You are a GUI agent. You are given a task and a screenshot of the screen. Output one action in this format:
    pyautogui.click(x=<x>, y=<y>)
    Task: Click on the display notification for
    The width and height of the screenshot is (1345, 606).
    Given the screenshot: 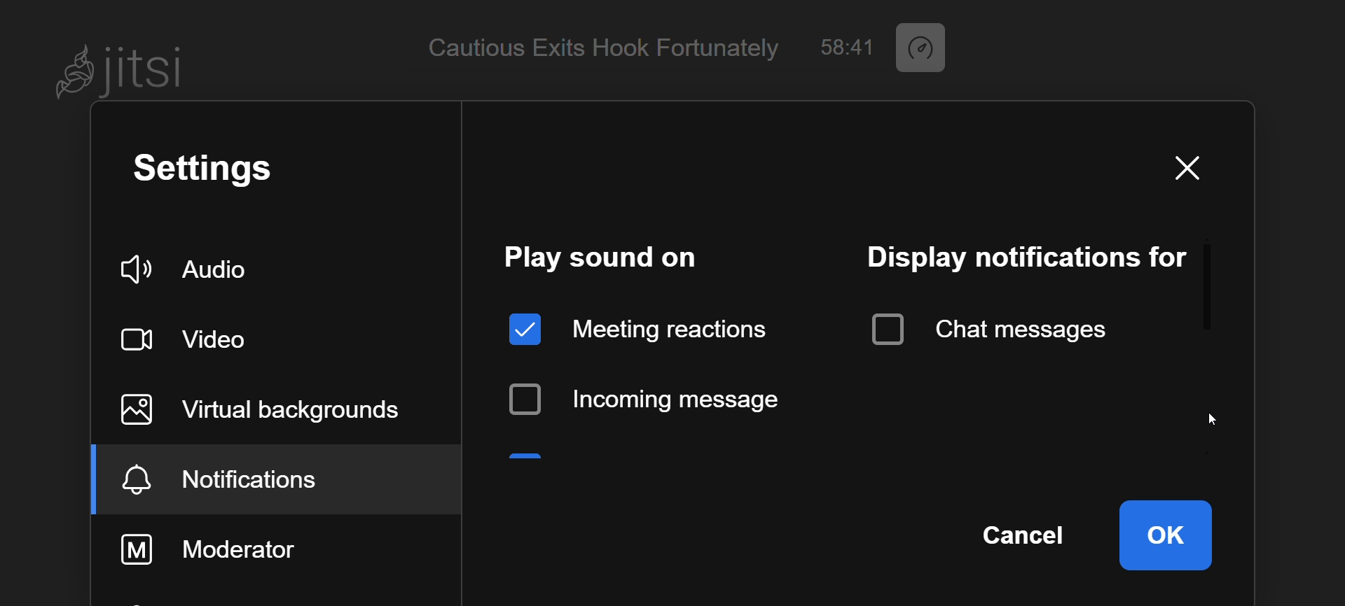 What is the action you would take?
    pyautogui.click(x=1020, y=255)
    